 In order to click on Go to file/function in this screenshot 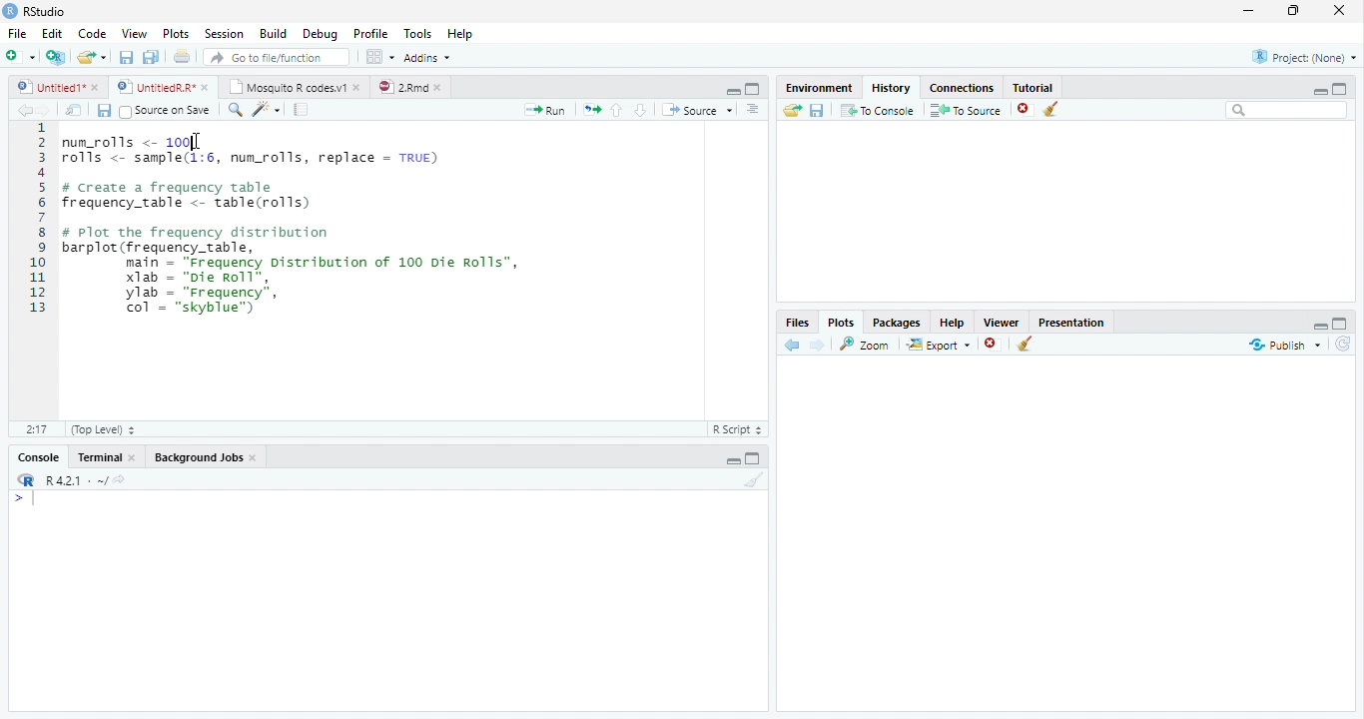, I will do `click(275, 57)`.